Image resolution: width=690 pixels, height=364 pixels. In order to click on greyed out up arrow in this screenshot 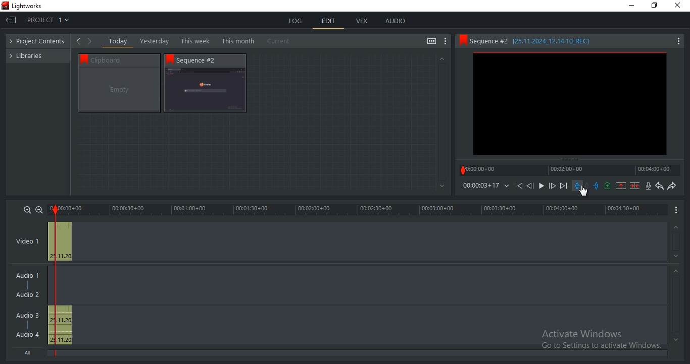, I will do `click(441, 58)`.